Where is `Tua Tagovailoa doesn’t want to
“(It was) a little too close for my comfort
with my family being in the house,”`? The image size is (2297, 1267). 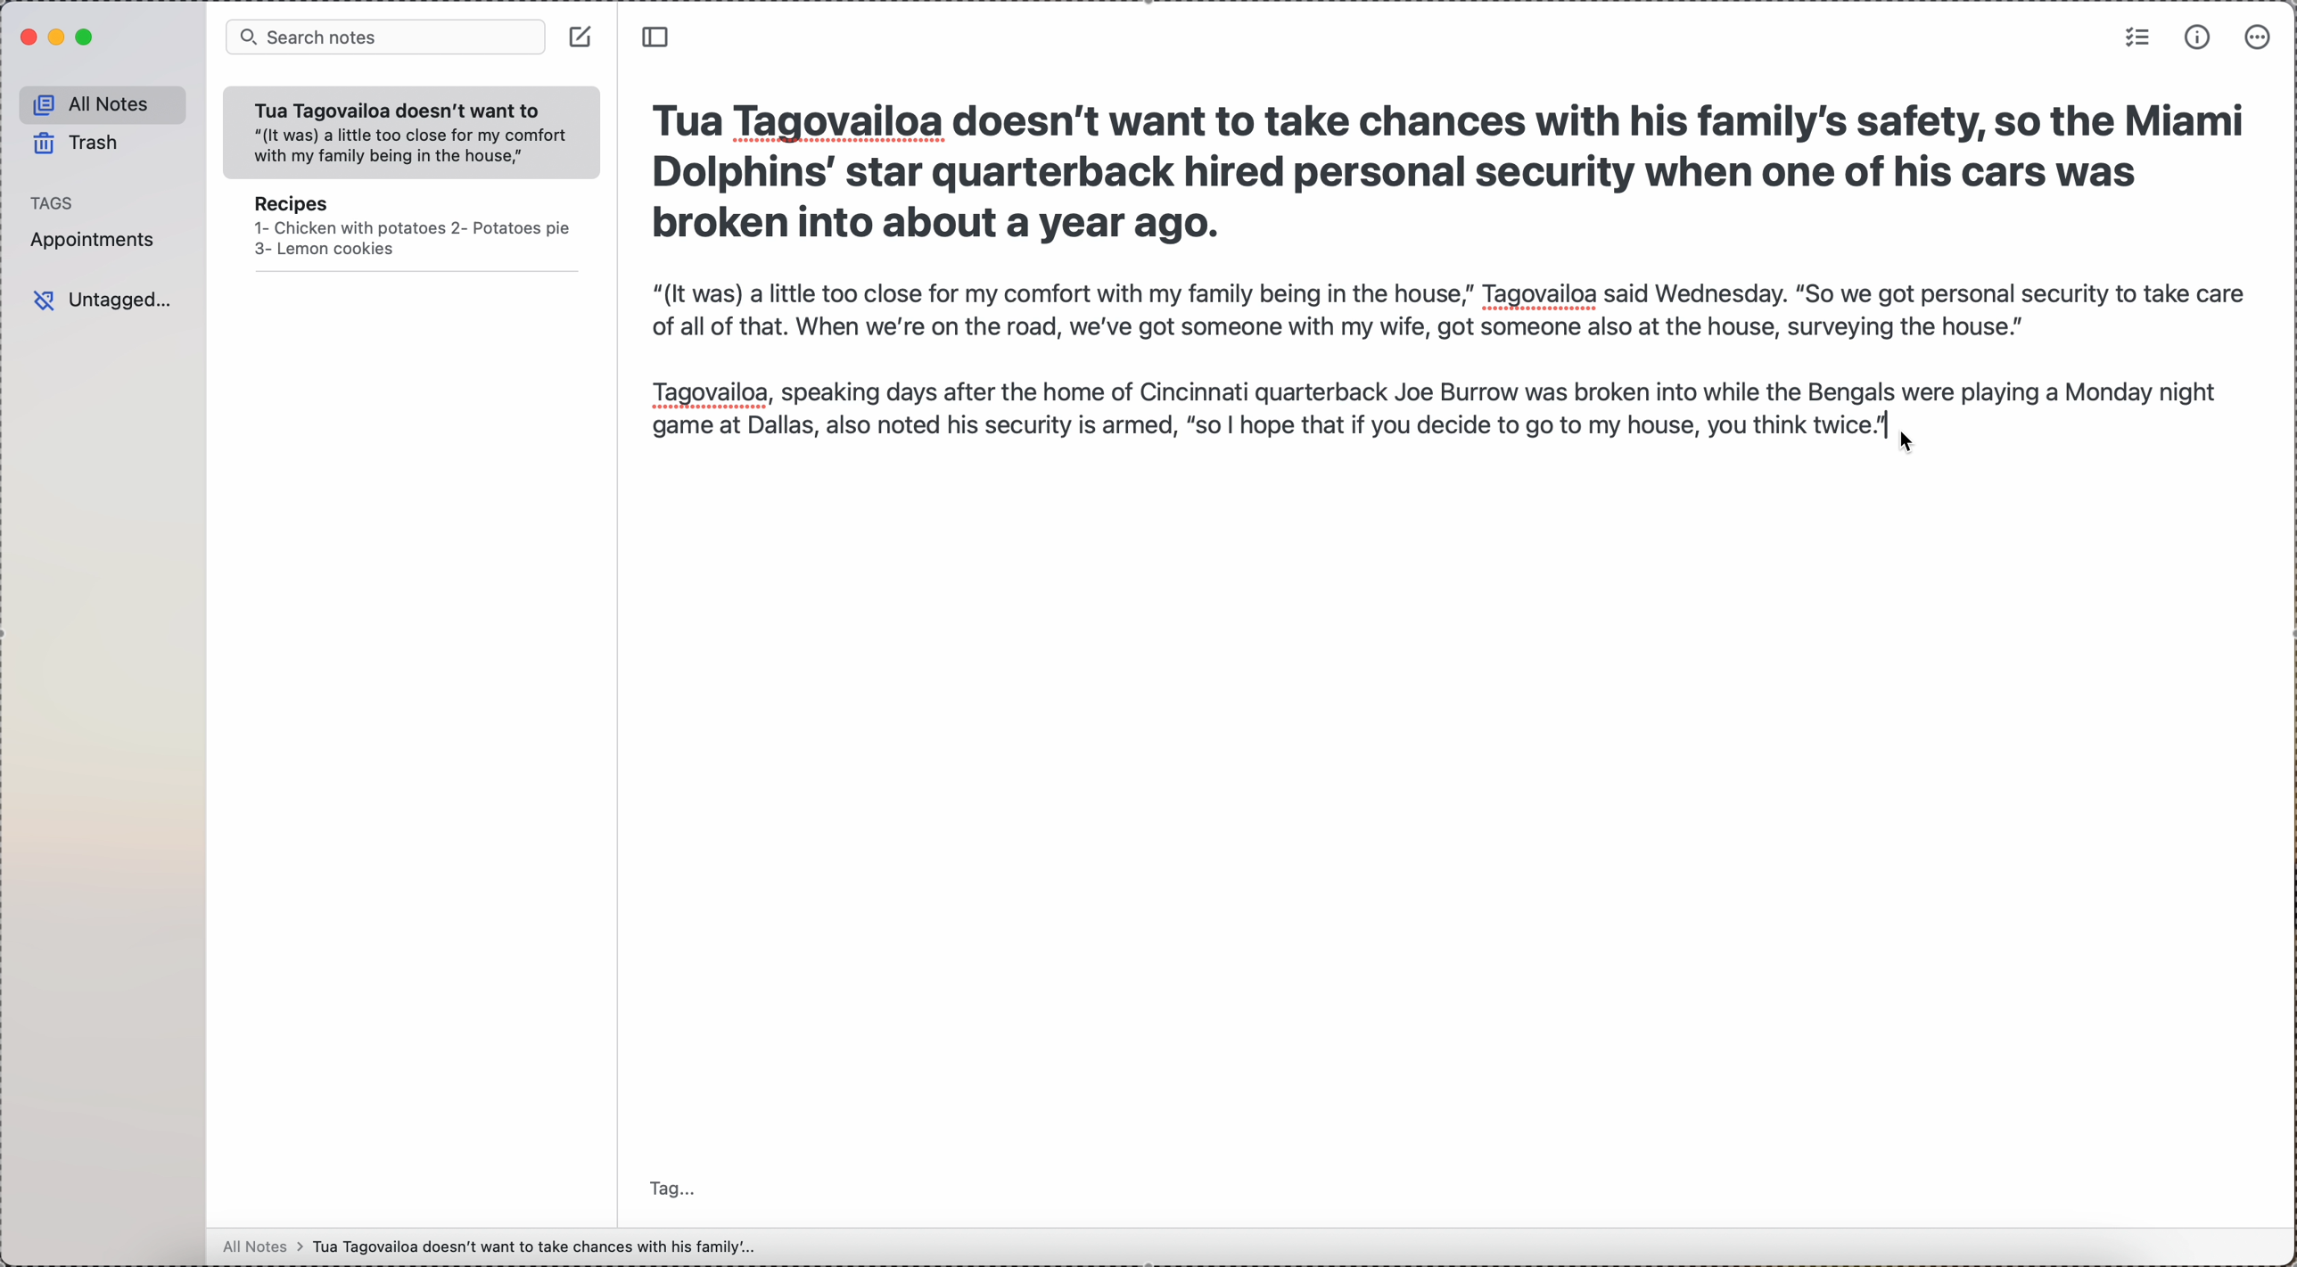
Tua Tagovailoa doesn’t want to
“(It was) a little too close for my comfort
with my family being in the house,” is located at coordinates (403, 130).